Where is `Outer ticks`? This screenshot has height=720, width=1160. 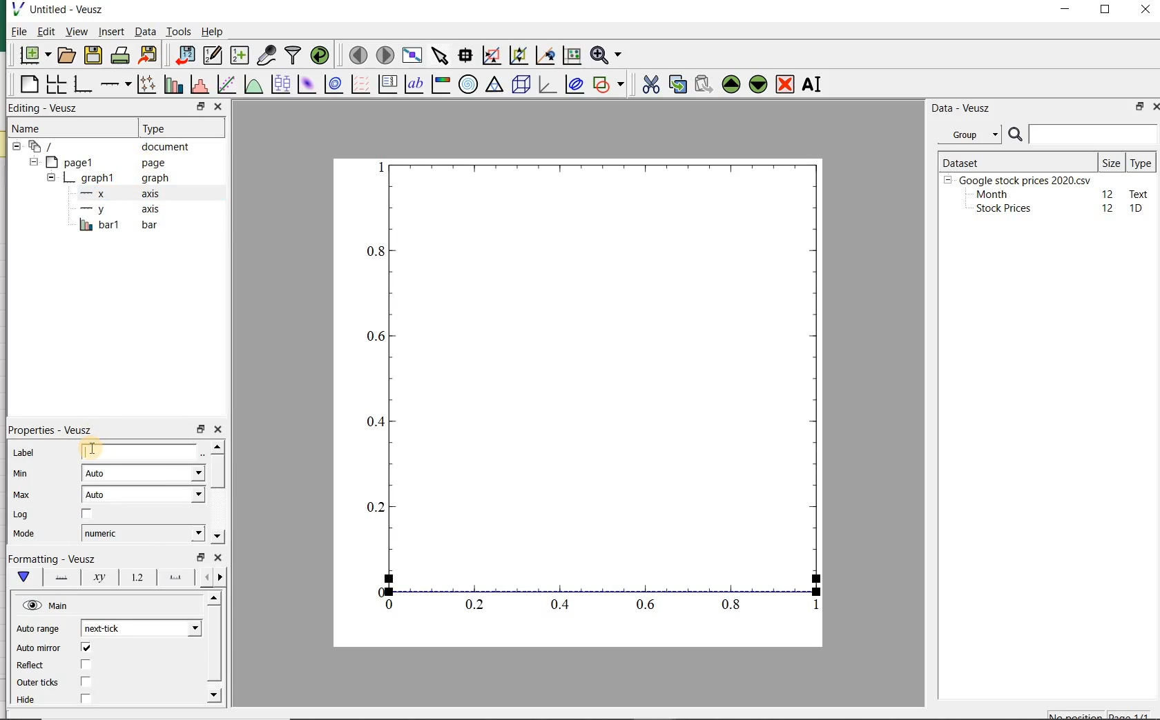 Outer ticks is located at coordinates (37, 683).